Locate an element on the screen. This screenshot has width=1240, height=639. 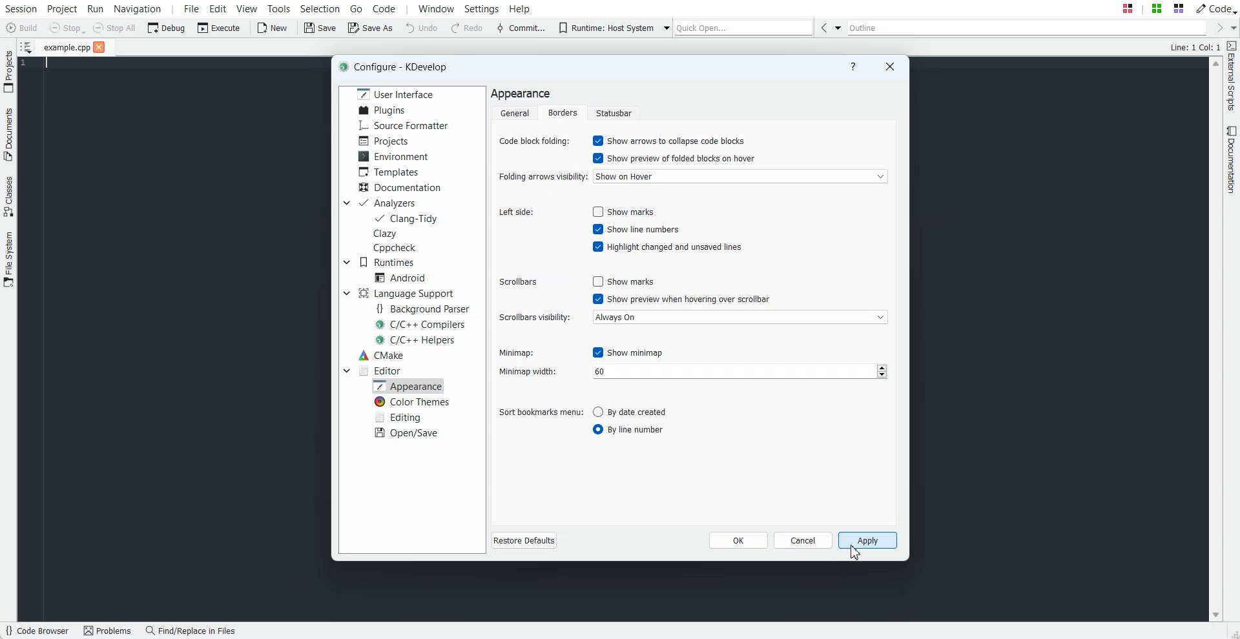
Language Support is located at coordinates (406, 292).